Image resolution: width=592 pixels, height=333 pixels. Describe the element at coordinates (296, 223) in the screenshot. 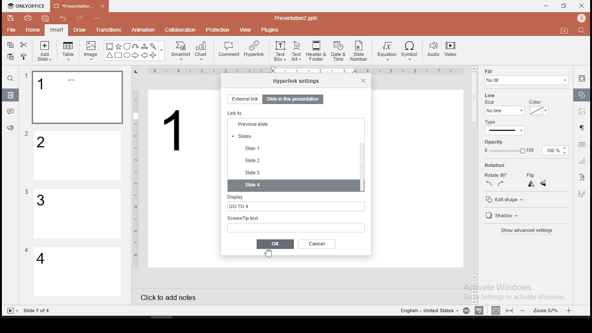

I see `screen tip text` at that location.